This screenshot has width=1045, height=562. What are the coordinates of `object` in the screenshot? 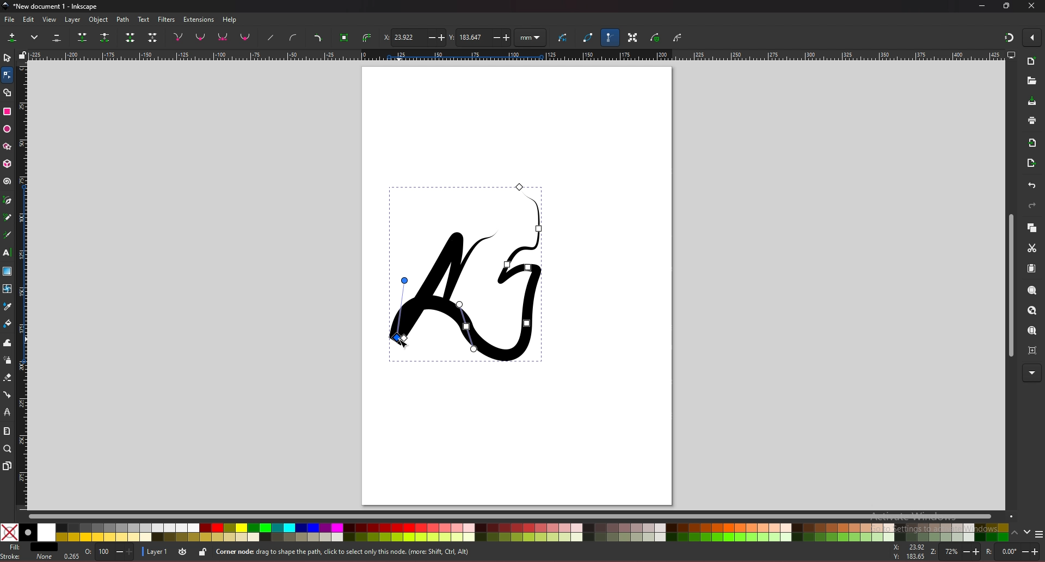 It's located at (100, 20).